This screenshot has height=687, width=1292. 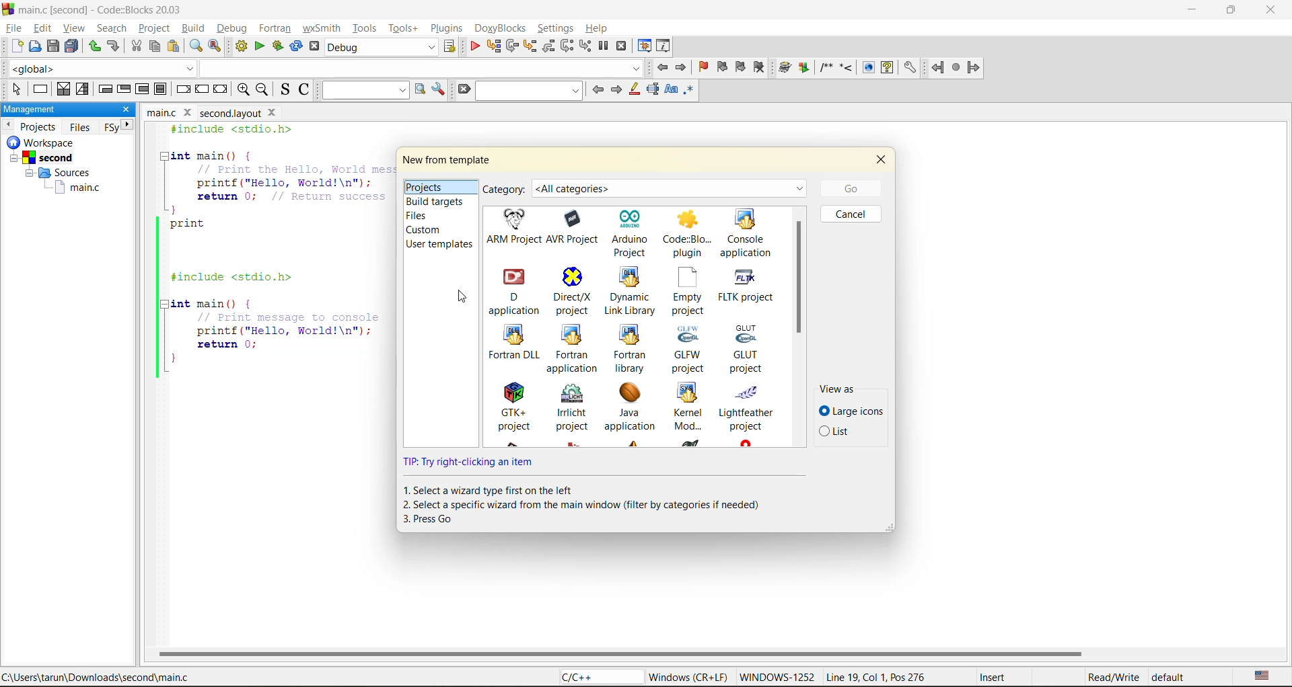 What do you see at coordinates (575, 407) in the screenshot?
I see `irrlicht project` at bounding box center [575, 407].